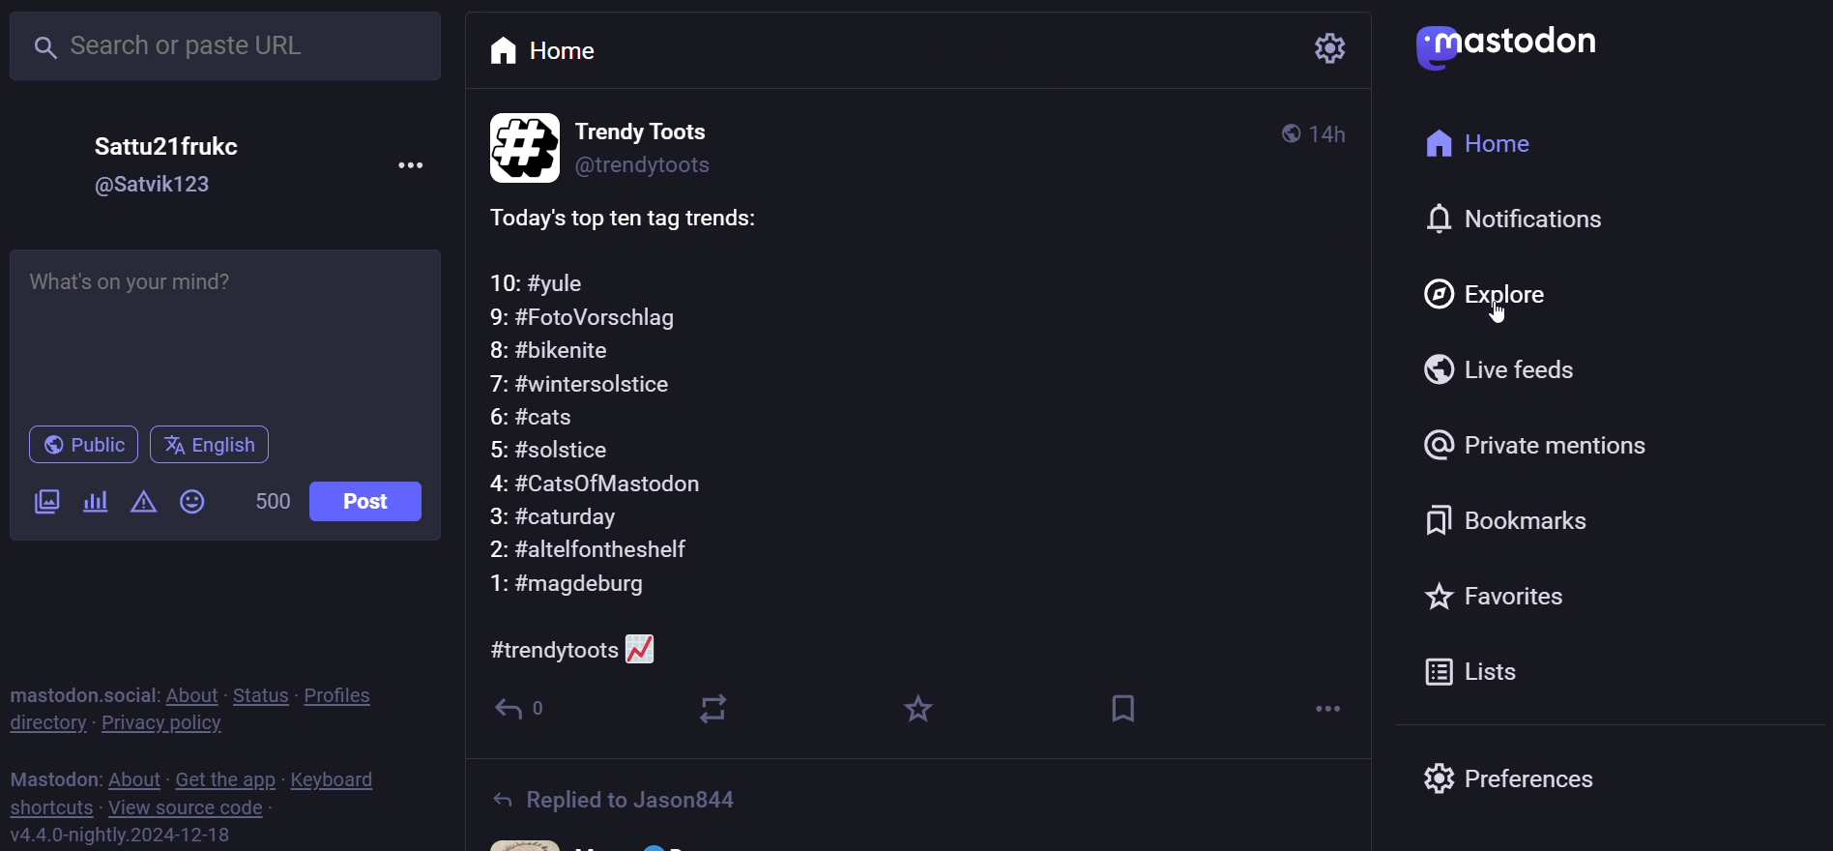 The image size is (1833, 851). What do you see at coordinates (142, 501) in the screenshot?
I see `content warning` at bounding box center [142, 501].